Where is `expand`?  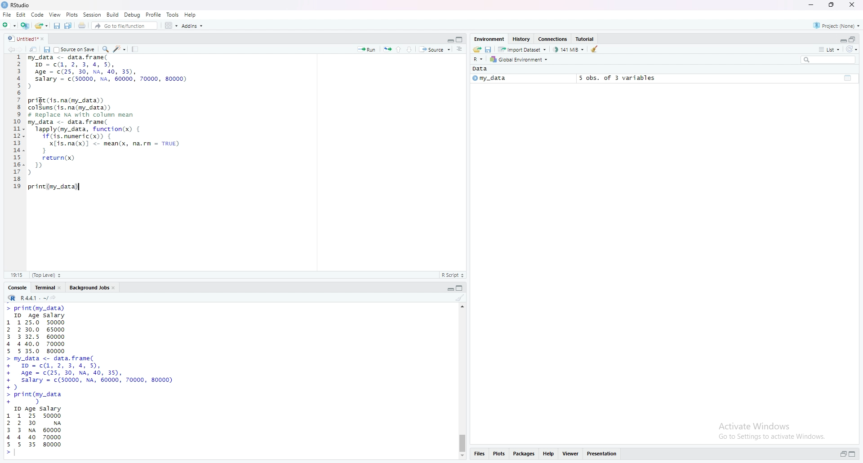
expand is located at coordinates (842, 454).